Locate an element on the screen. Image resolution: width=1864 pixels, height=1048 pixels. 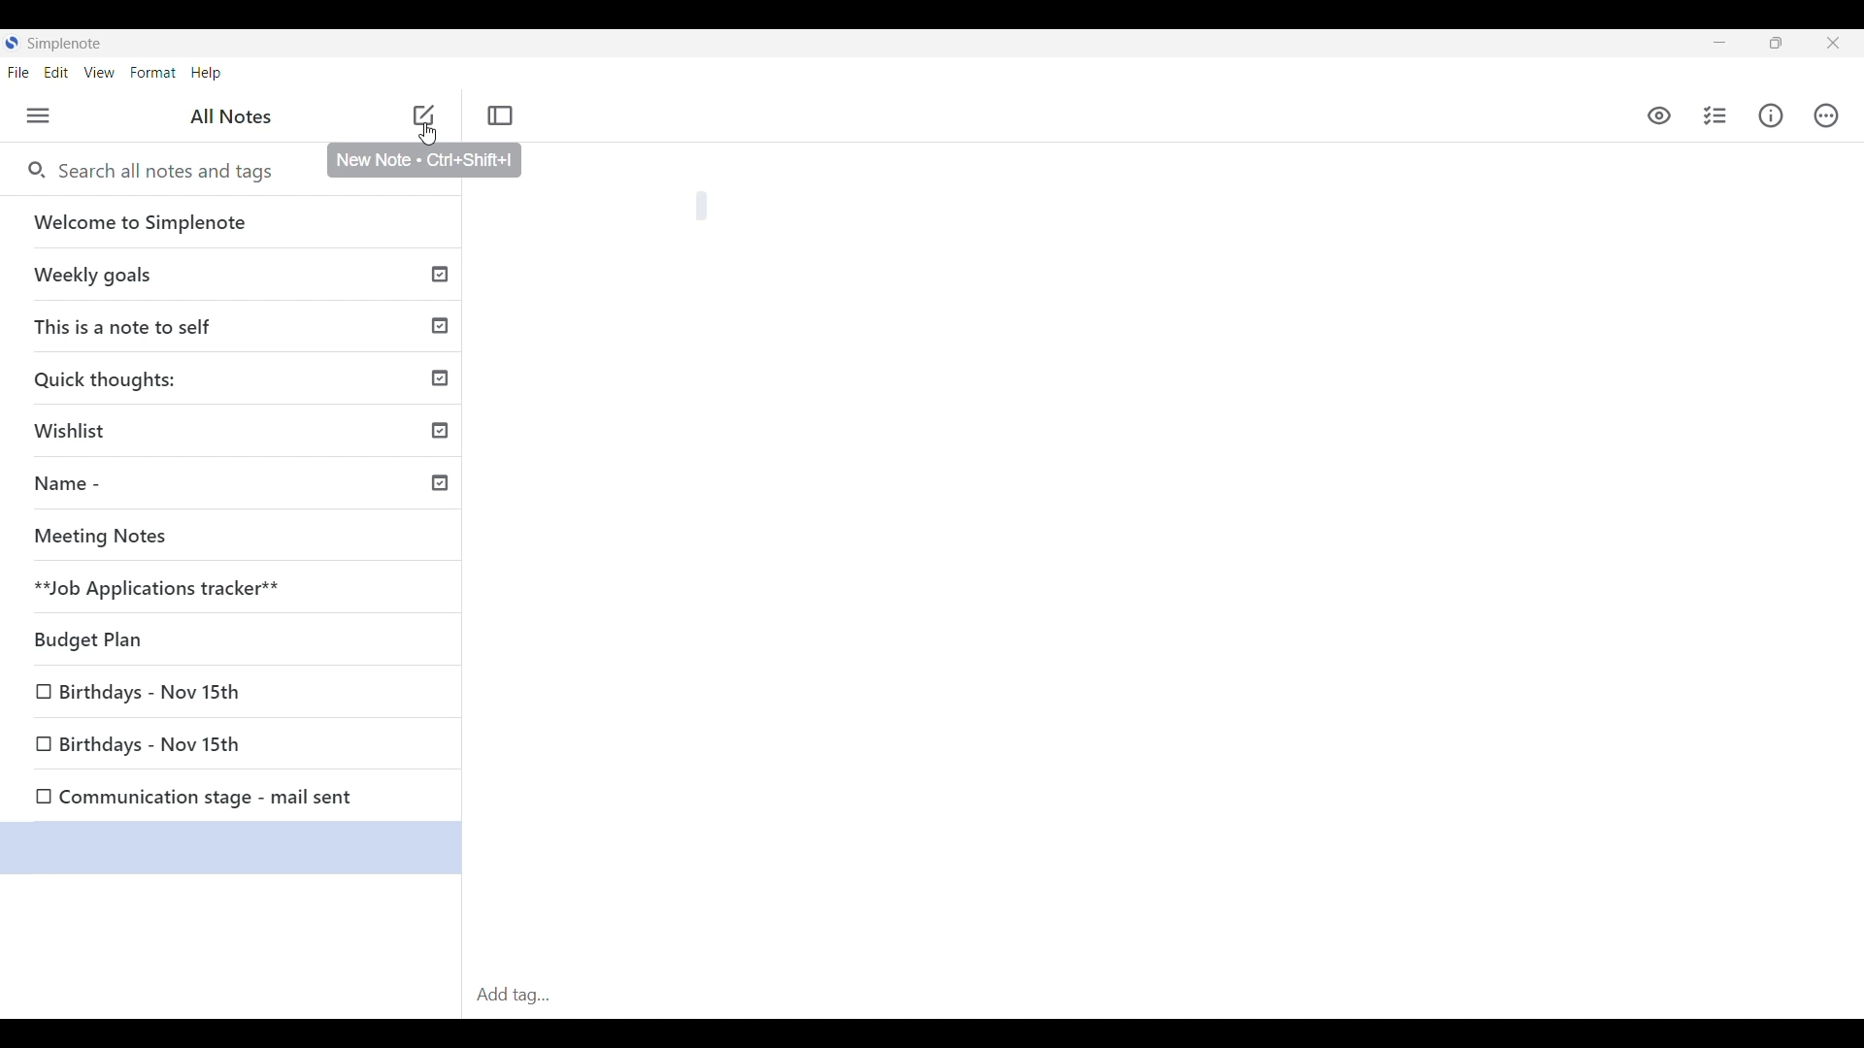
Actions is located at coordinates (1826, 115).